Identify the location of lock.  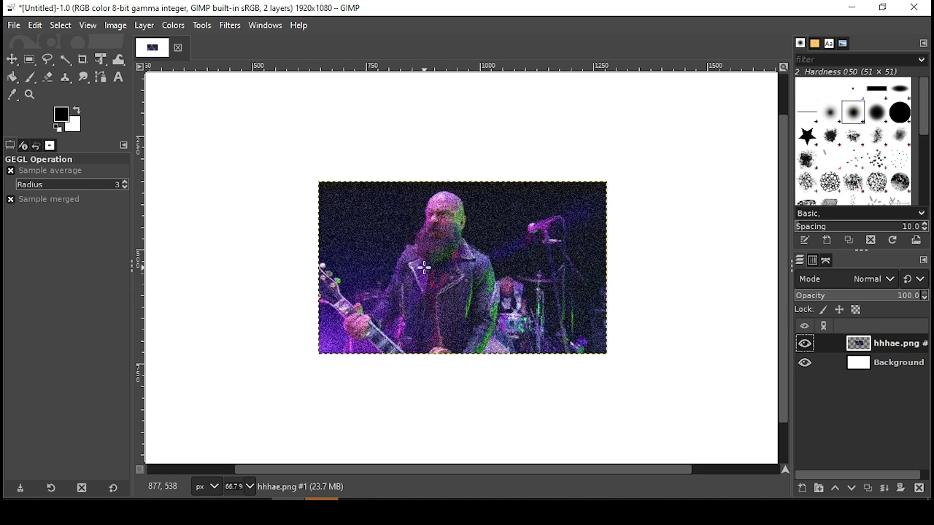
(803, 310).